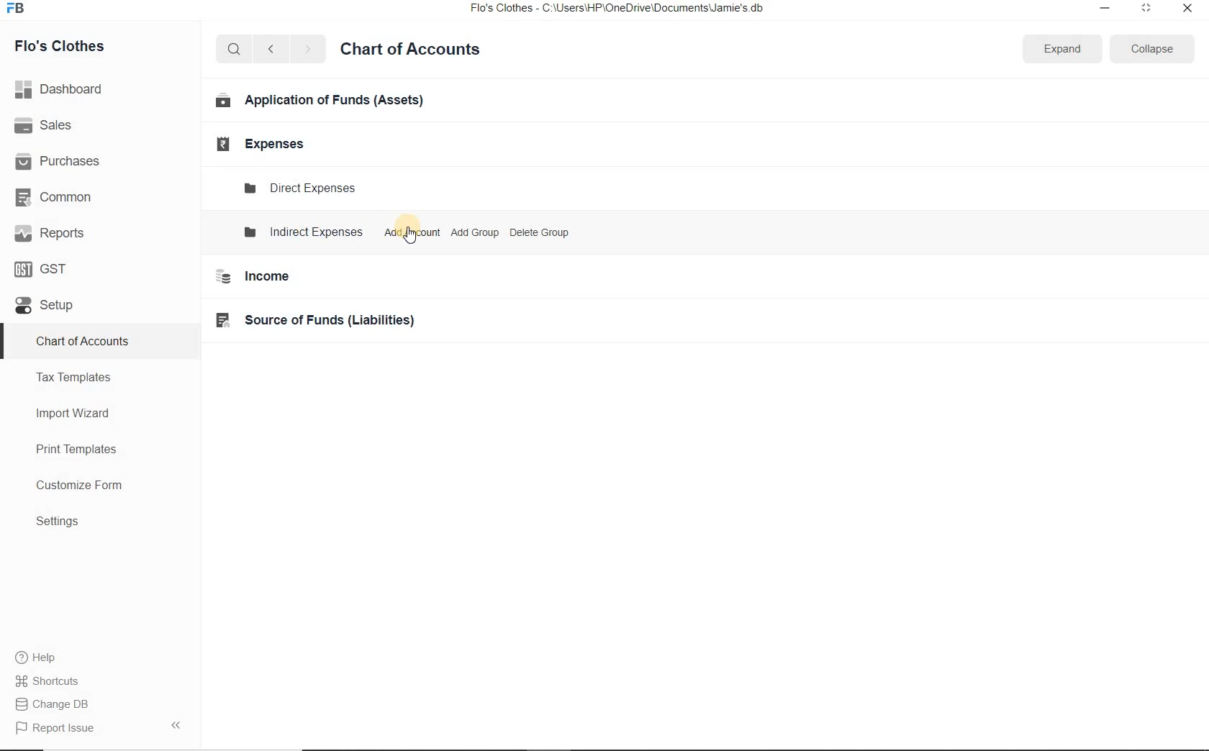 The width and height of the screenshot is (1209, 751). What do you see at coordinates (46, 125) in the screenshot?
I see `Sales` at bounding box center [46, 125].